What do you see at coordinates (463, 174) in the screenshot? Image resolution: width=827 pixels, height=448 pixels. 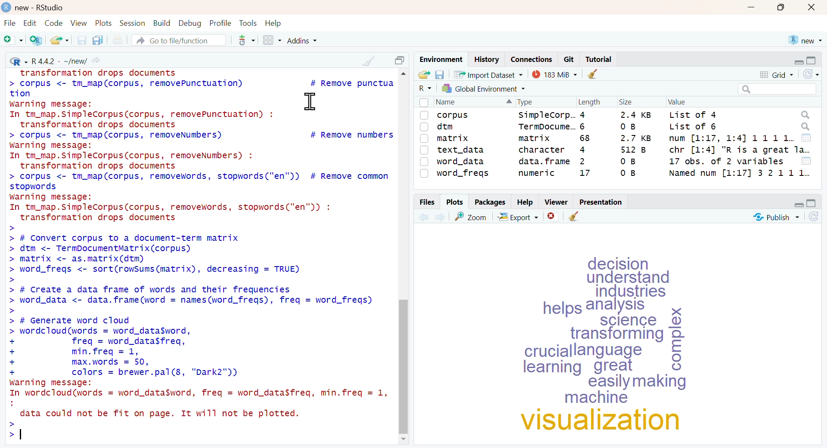 I see `word_freqs` at bounding box center [463, 174].